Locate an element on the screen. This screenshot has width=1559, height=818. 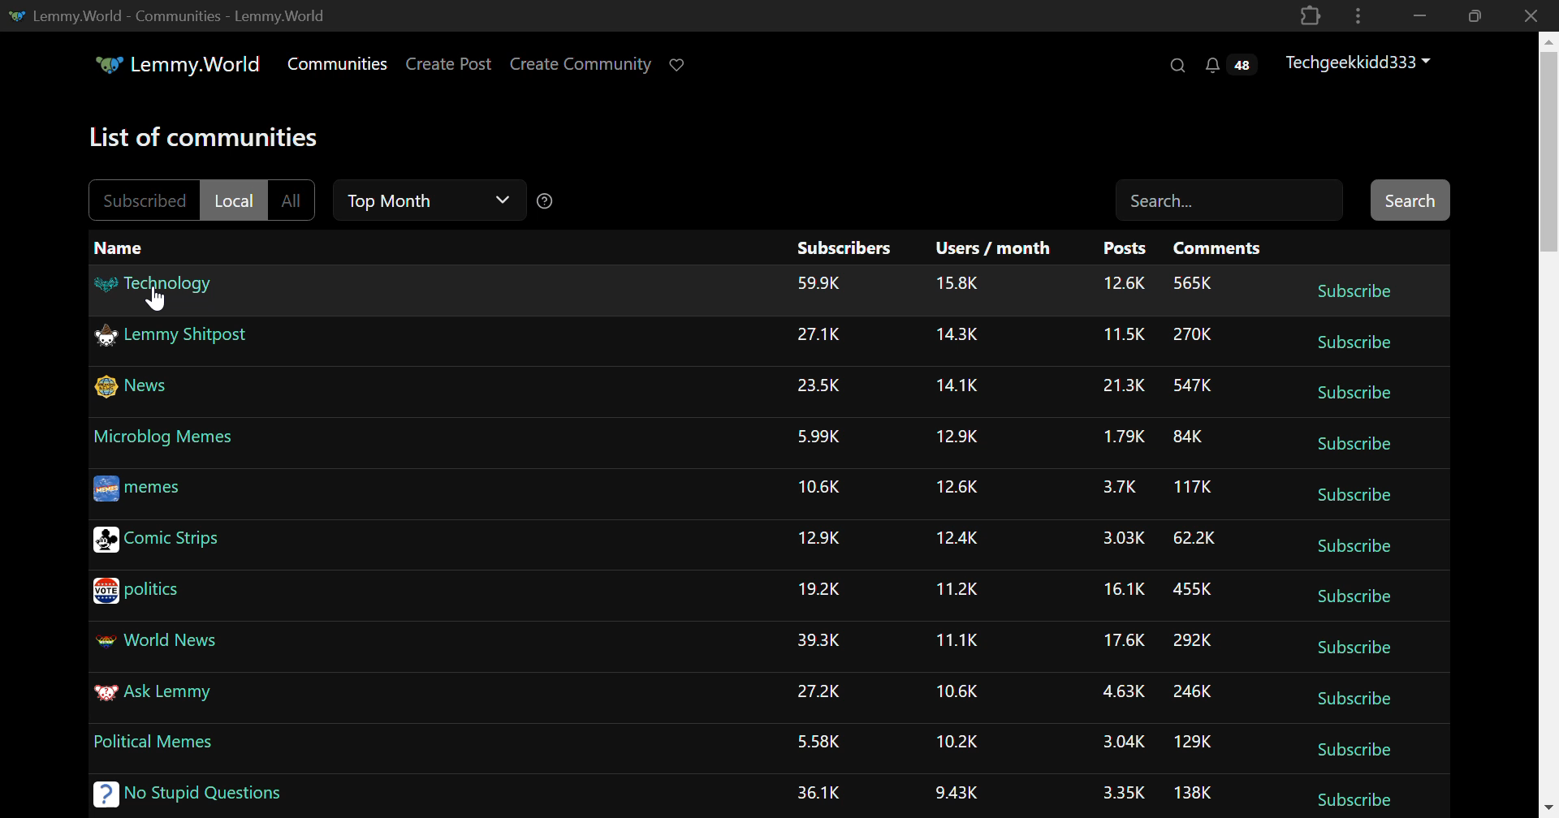
Communities is located at coordinates (339, 65).